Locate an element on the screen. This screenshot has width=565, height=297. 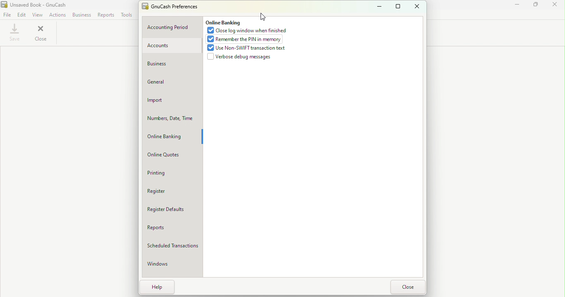
Windows is located at coordinates (165, 266).